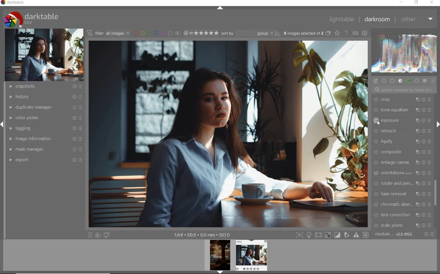 The width and height of the screenshot is (440, 274). Describe the element at coordinates (13, 3) in the screenshot. I see `SYSTEM NAME` at that location.